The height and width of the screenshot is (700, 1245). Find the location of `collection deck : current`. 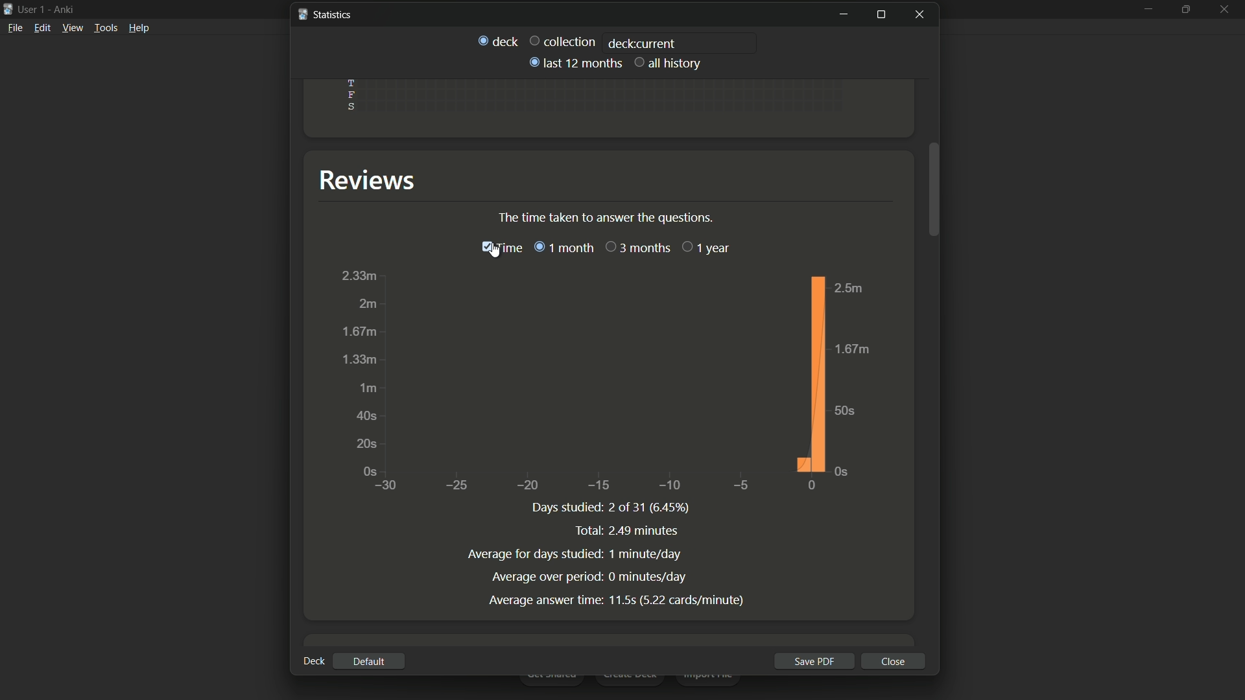

collection deck : current is located at coordinates (601, 42).